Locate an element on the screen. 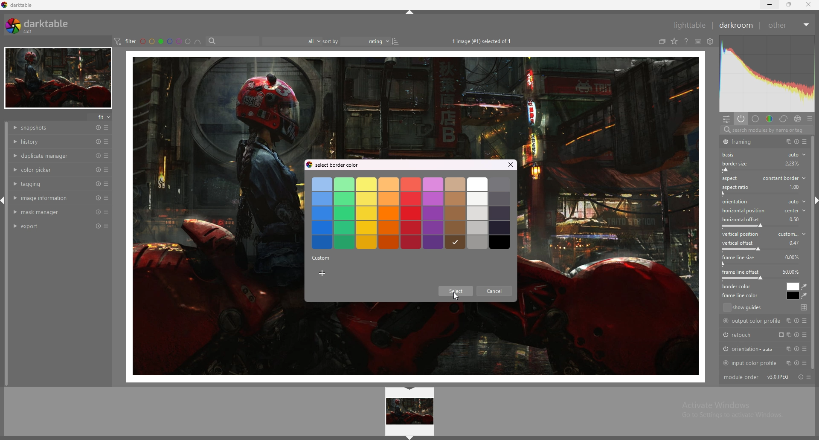  presets is located at coordinates (107, 198).